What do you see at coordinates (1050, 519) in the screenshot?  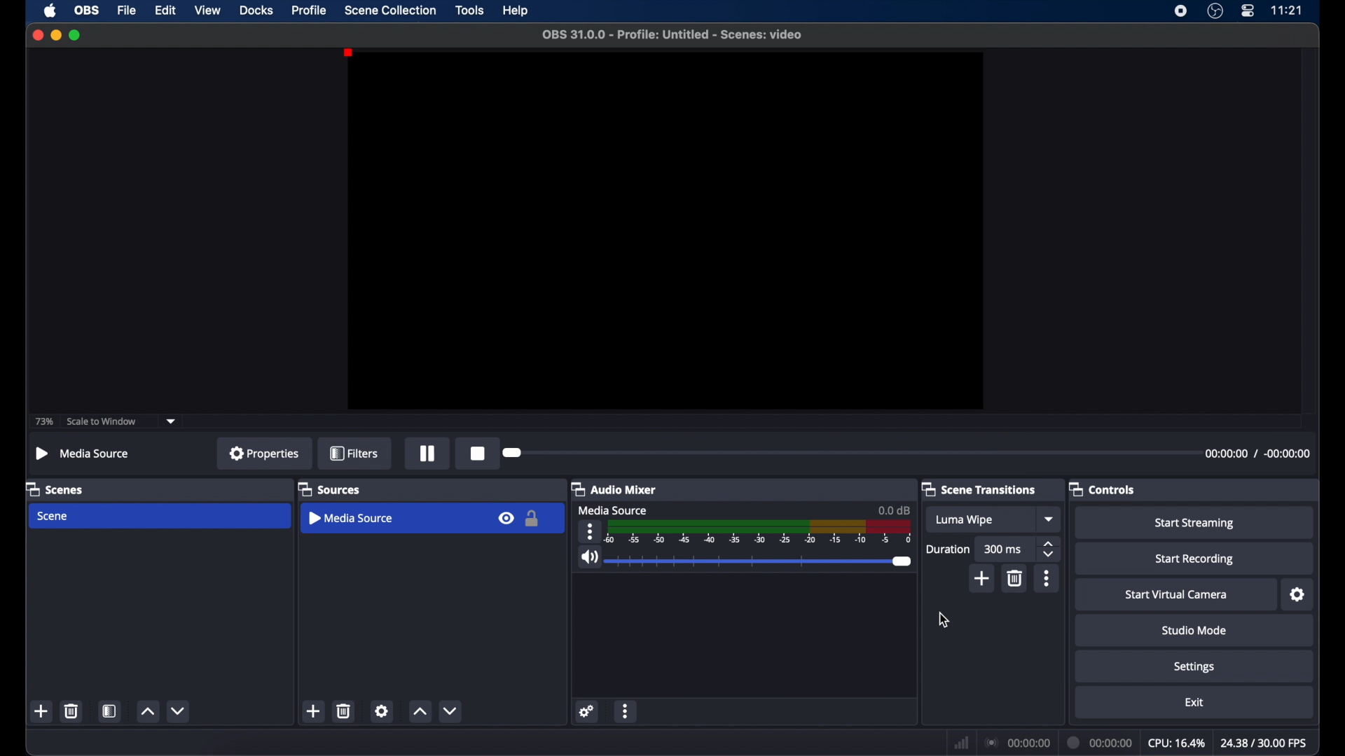 I see `dropdown` at bounding box center [1050, 519].